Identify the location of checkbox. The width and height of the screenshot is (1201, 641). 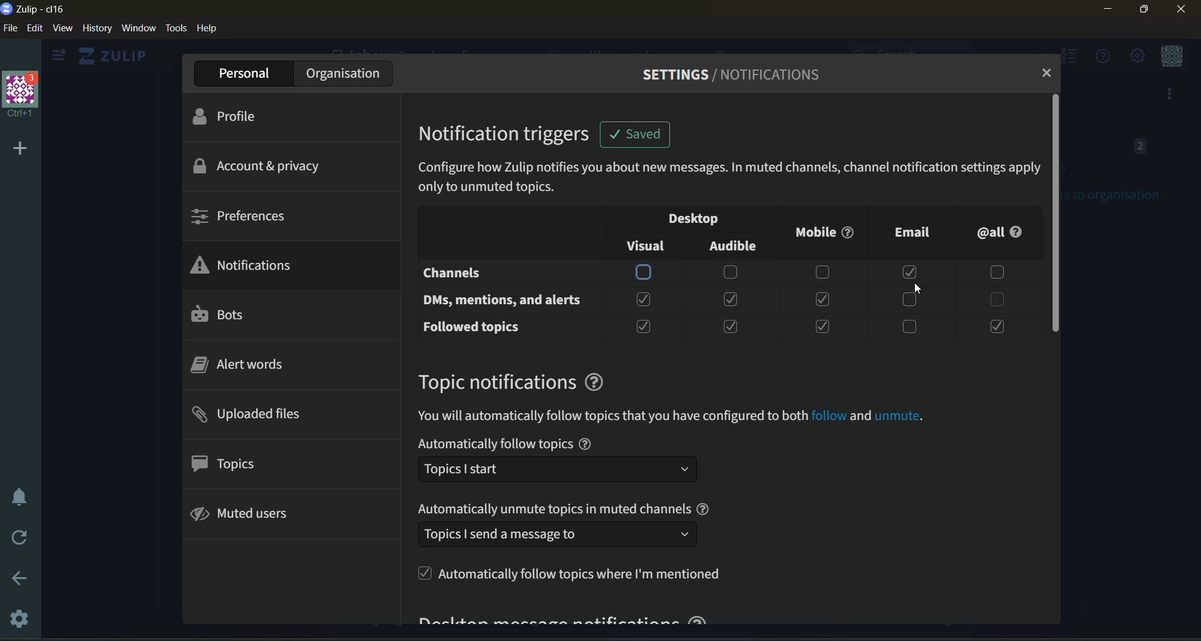
(645, 272).